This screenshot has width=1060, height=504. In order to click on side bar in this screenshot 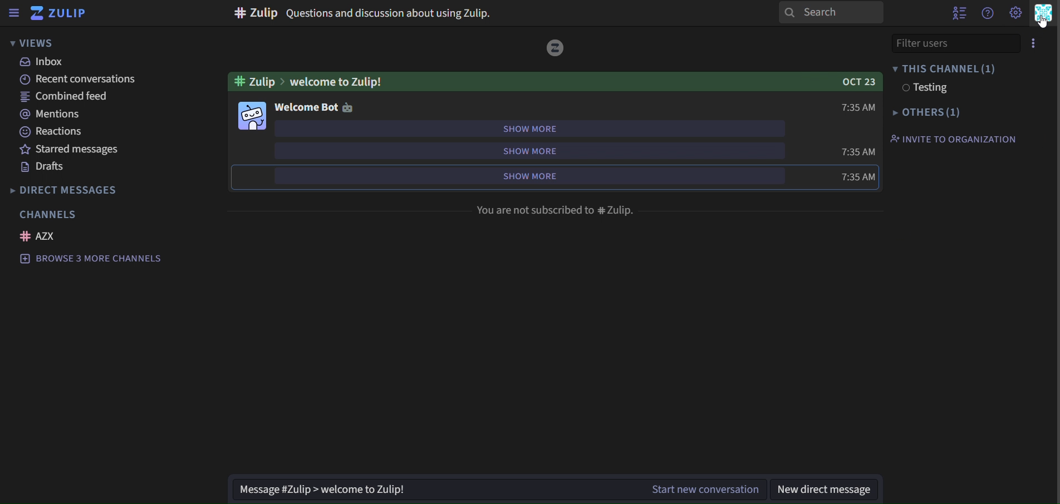, I will do `click(13, 13)`.